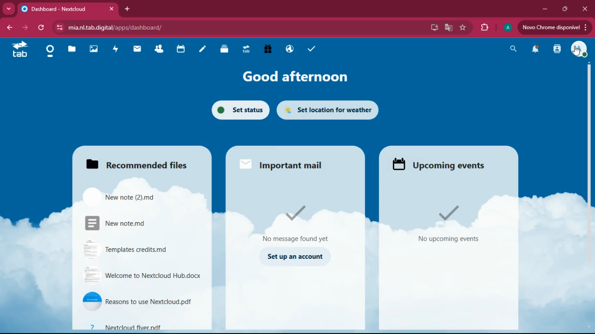  What do you see at coordinates (295, 77) in the screenshot?
I see `good afternoon` at bounding box center [295, 77].